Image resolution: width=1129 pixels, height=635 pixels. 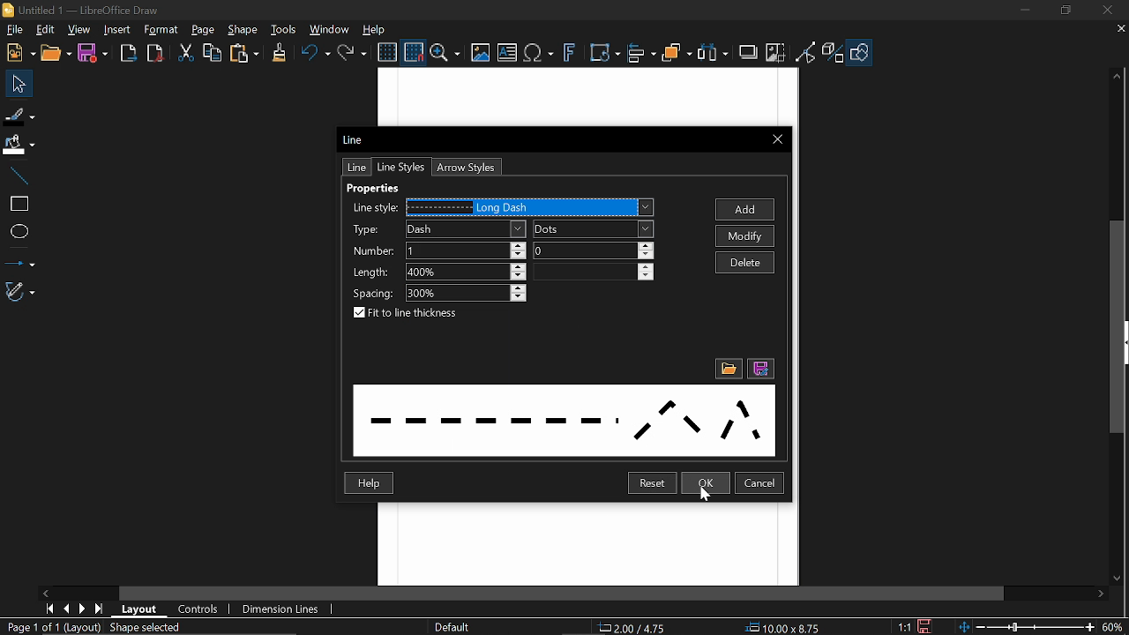 What do you see at coordinates (714, 53) in the screenshot?
I see `Select at least three objects to distribute` at bounding box center [714, 53].